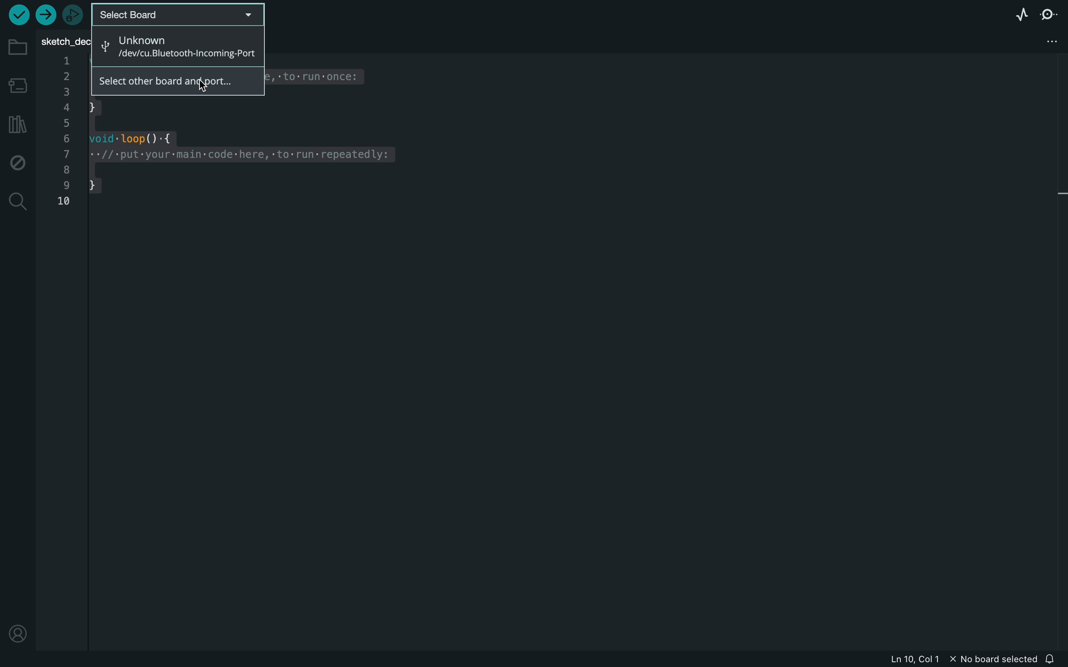 The width and height of the screenshot is (1068, 667). Describe the element at coordinates (65, 40) in the screenshot. I see `file tab` at that location.